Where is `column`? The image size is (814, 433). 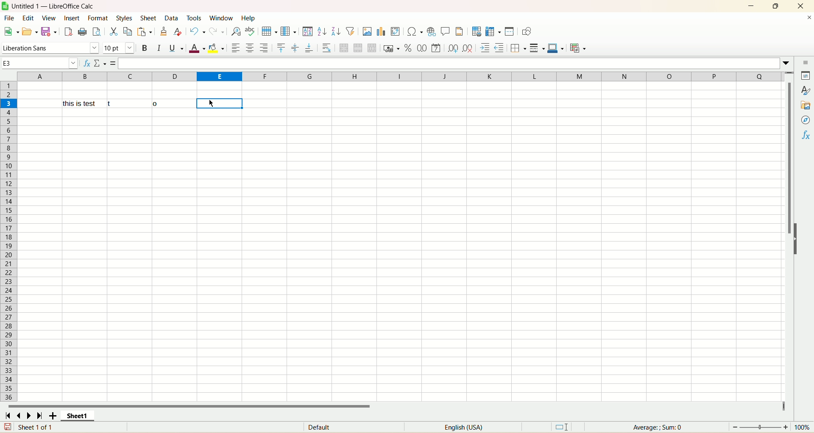
column is located at coordinates (400, 77).